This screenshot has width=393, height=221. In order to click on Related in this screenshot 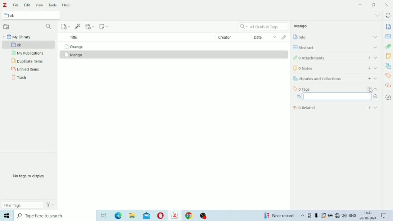, I will do `click(338, 108)`.